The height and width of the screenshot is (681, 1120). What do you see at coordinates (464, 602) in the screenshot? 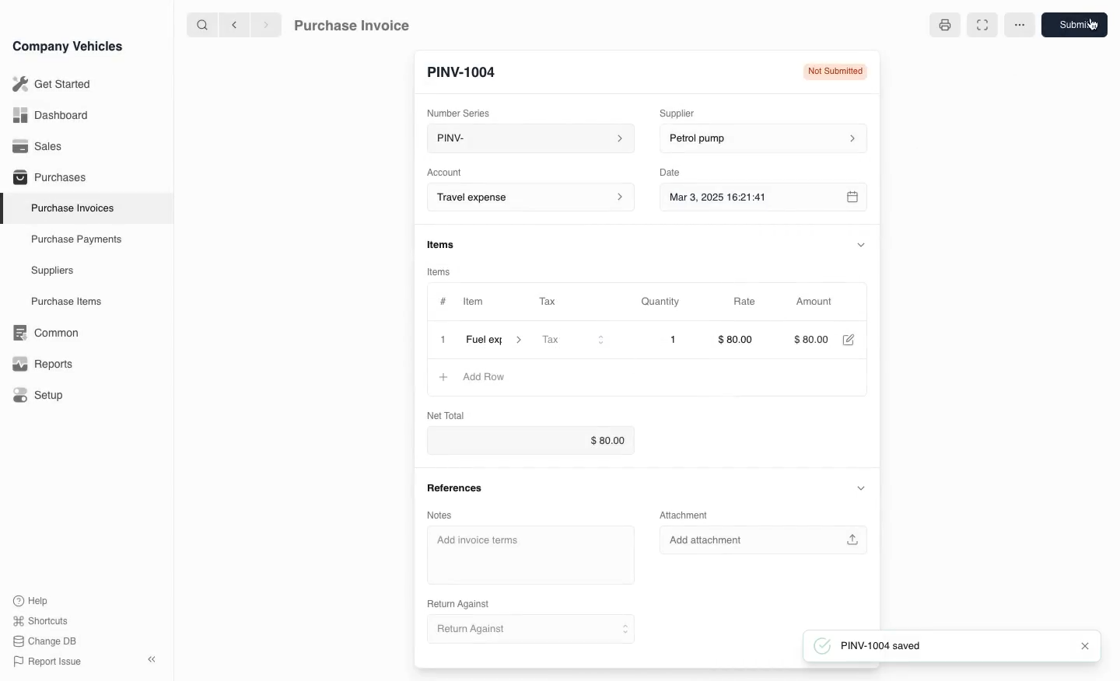
I see `Return Against` at bounding box center [464, 602].